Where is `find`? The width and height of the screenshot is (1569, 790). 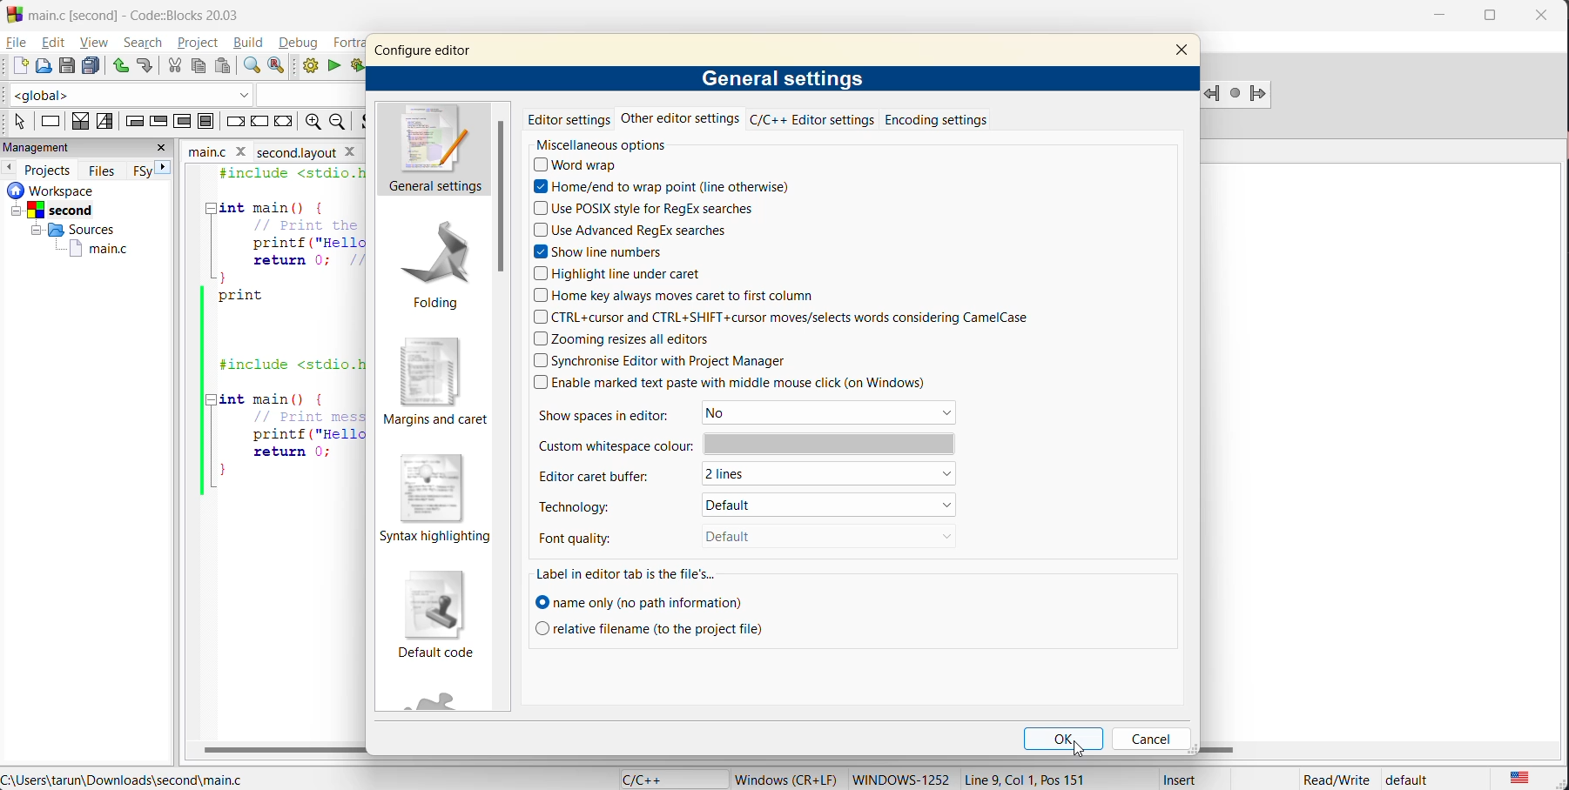
find is located at coordinates (249, 67).